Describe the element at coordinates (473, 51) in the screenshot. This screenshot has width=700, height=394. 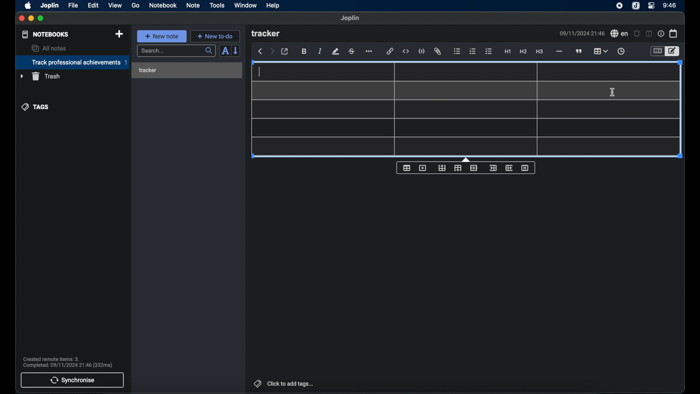
I see `numbered list` at that location.